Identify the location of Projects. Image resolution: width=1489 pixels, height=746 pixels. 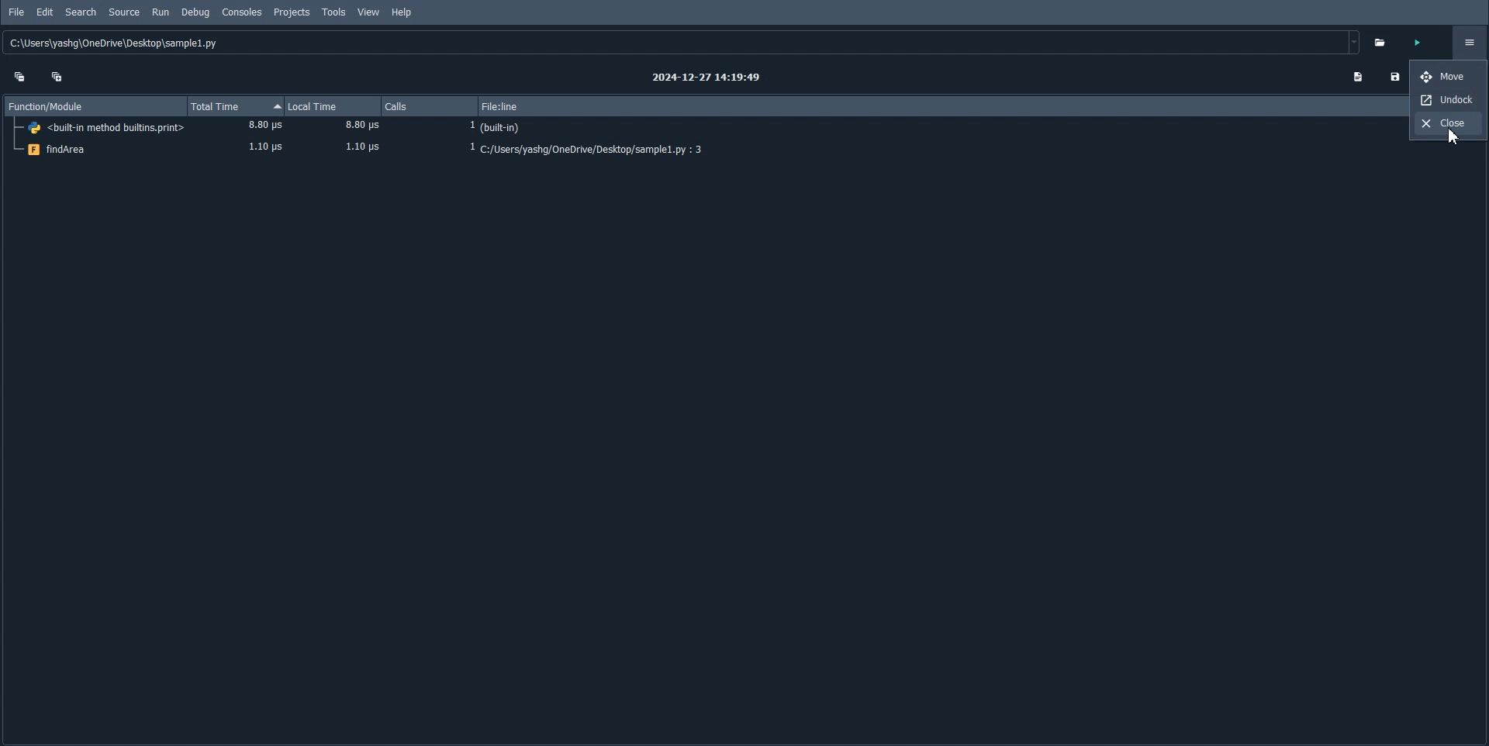
(291, 12).